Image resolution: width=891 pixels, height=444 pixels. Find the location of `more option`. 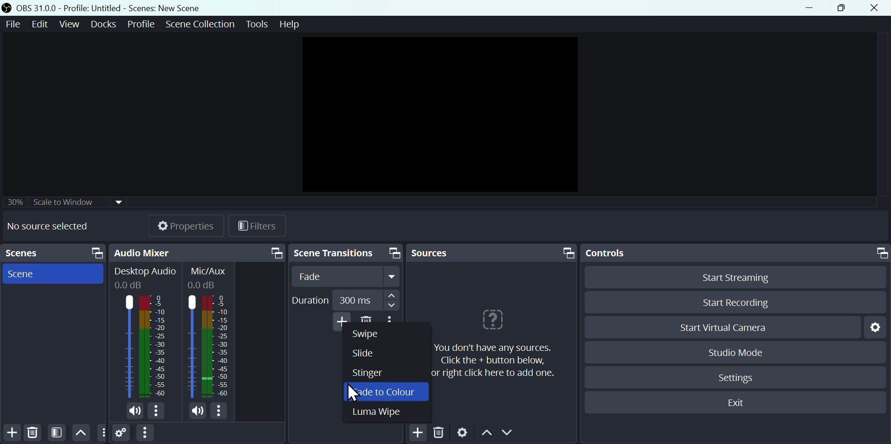

more option is located at coordinates (102, 433).